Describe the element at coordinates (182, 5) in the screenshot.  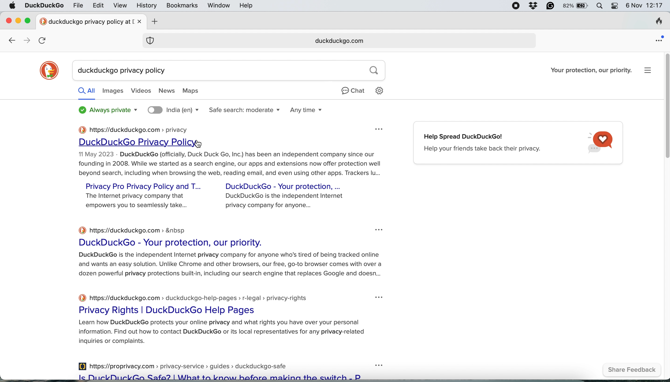
I see `bookmarks` at that location.